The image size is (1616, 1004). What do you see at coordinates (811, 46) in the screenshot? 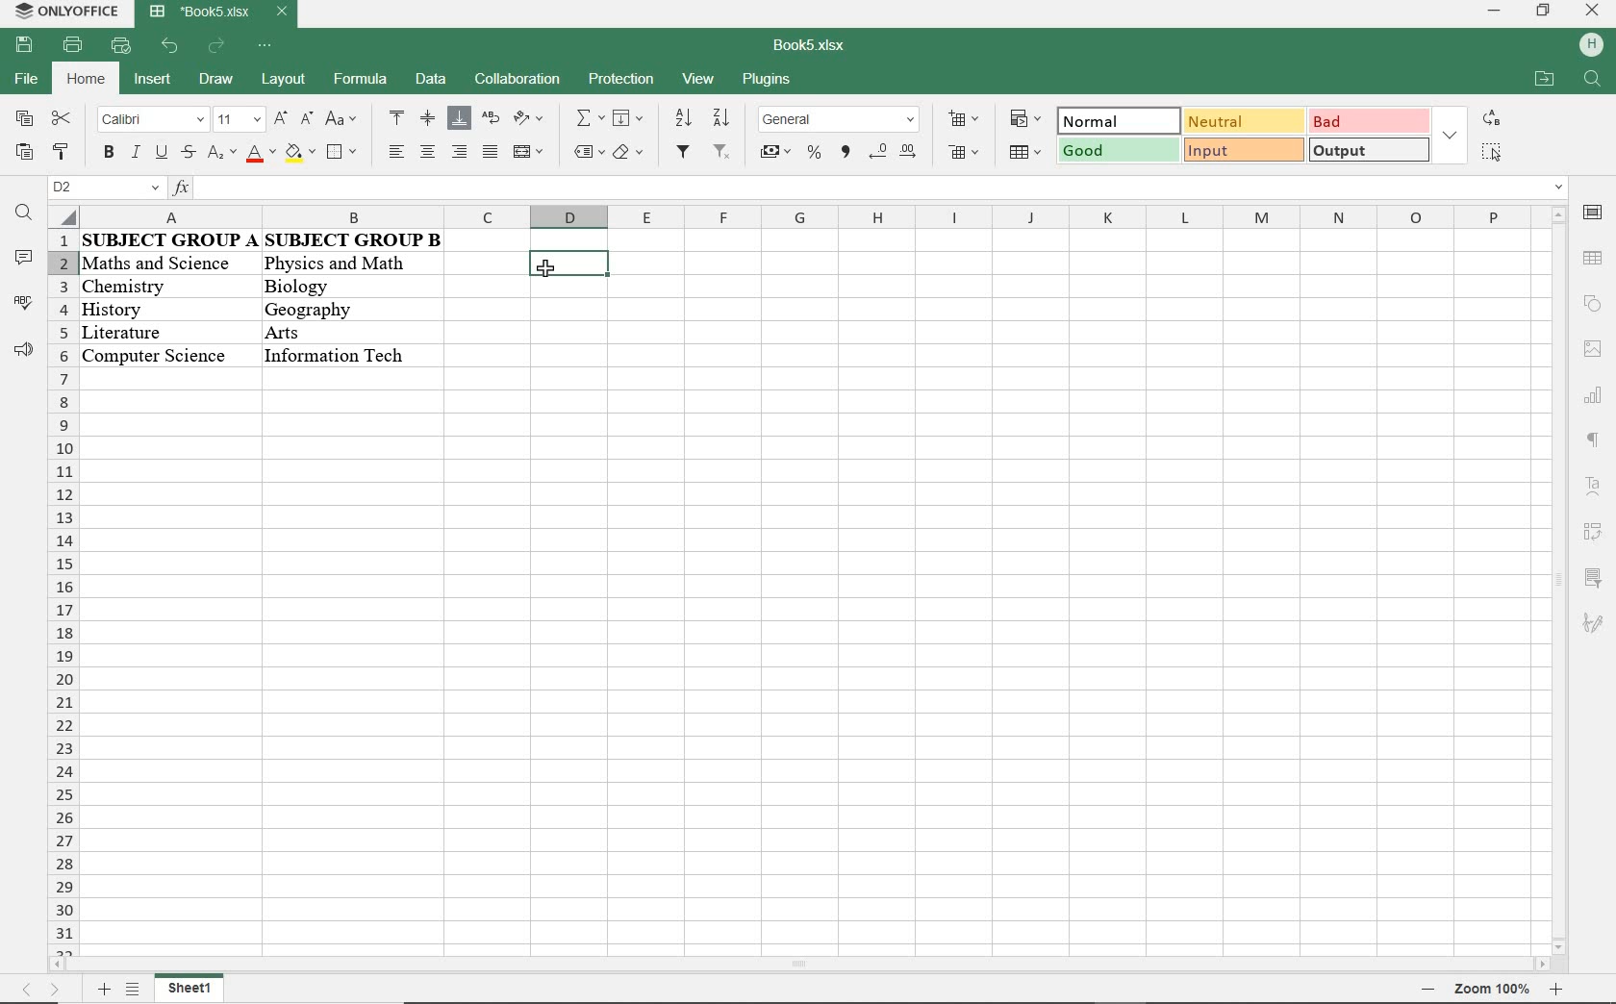
I see `document name` at bounding box center [811, 46].